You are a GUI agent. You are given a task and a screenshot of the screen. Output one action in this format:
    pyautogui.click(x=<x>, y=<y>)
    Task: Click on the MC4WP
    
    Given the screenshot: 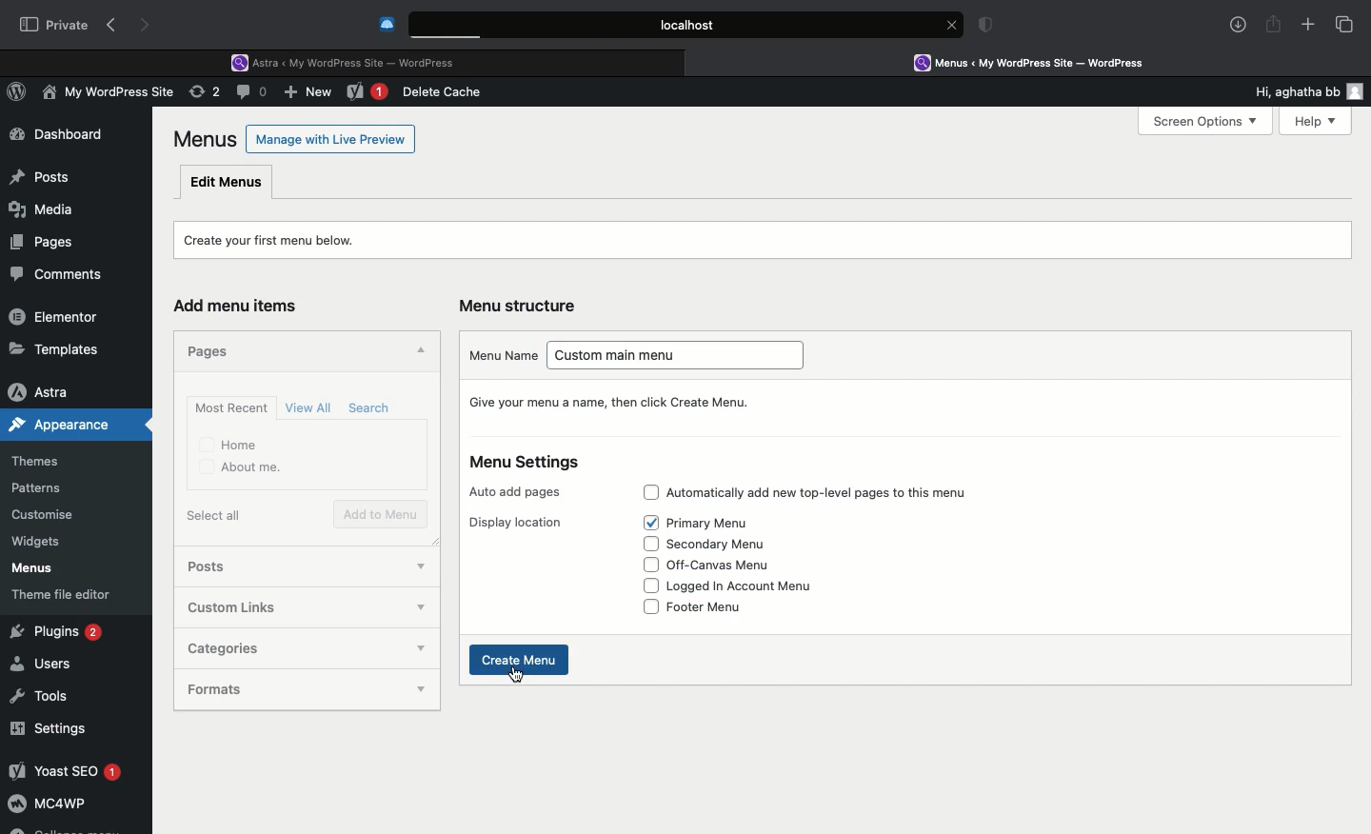 What is the action you would take?
    pyautogui.click(x=48, y=806)
    